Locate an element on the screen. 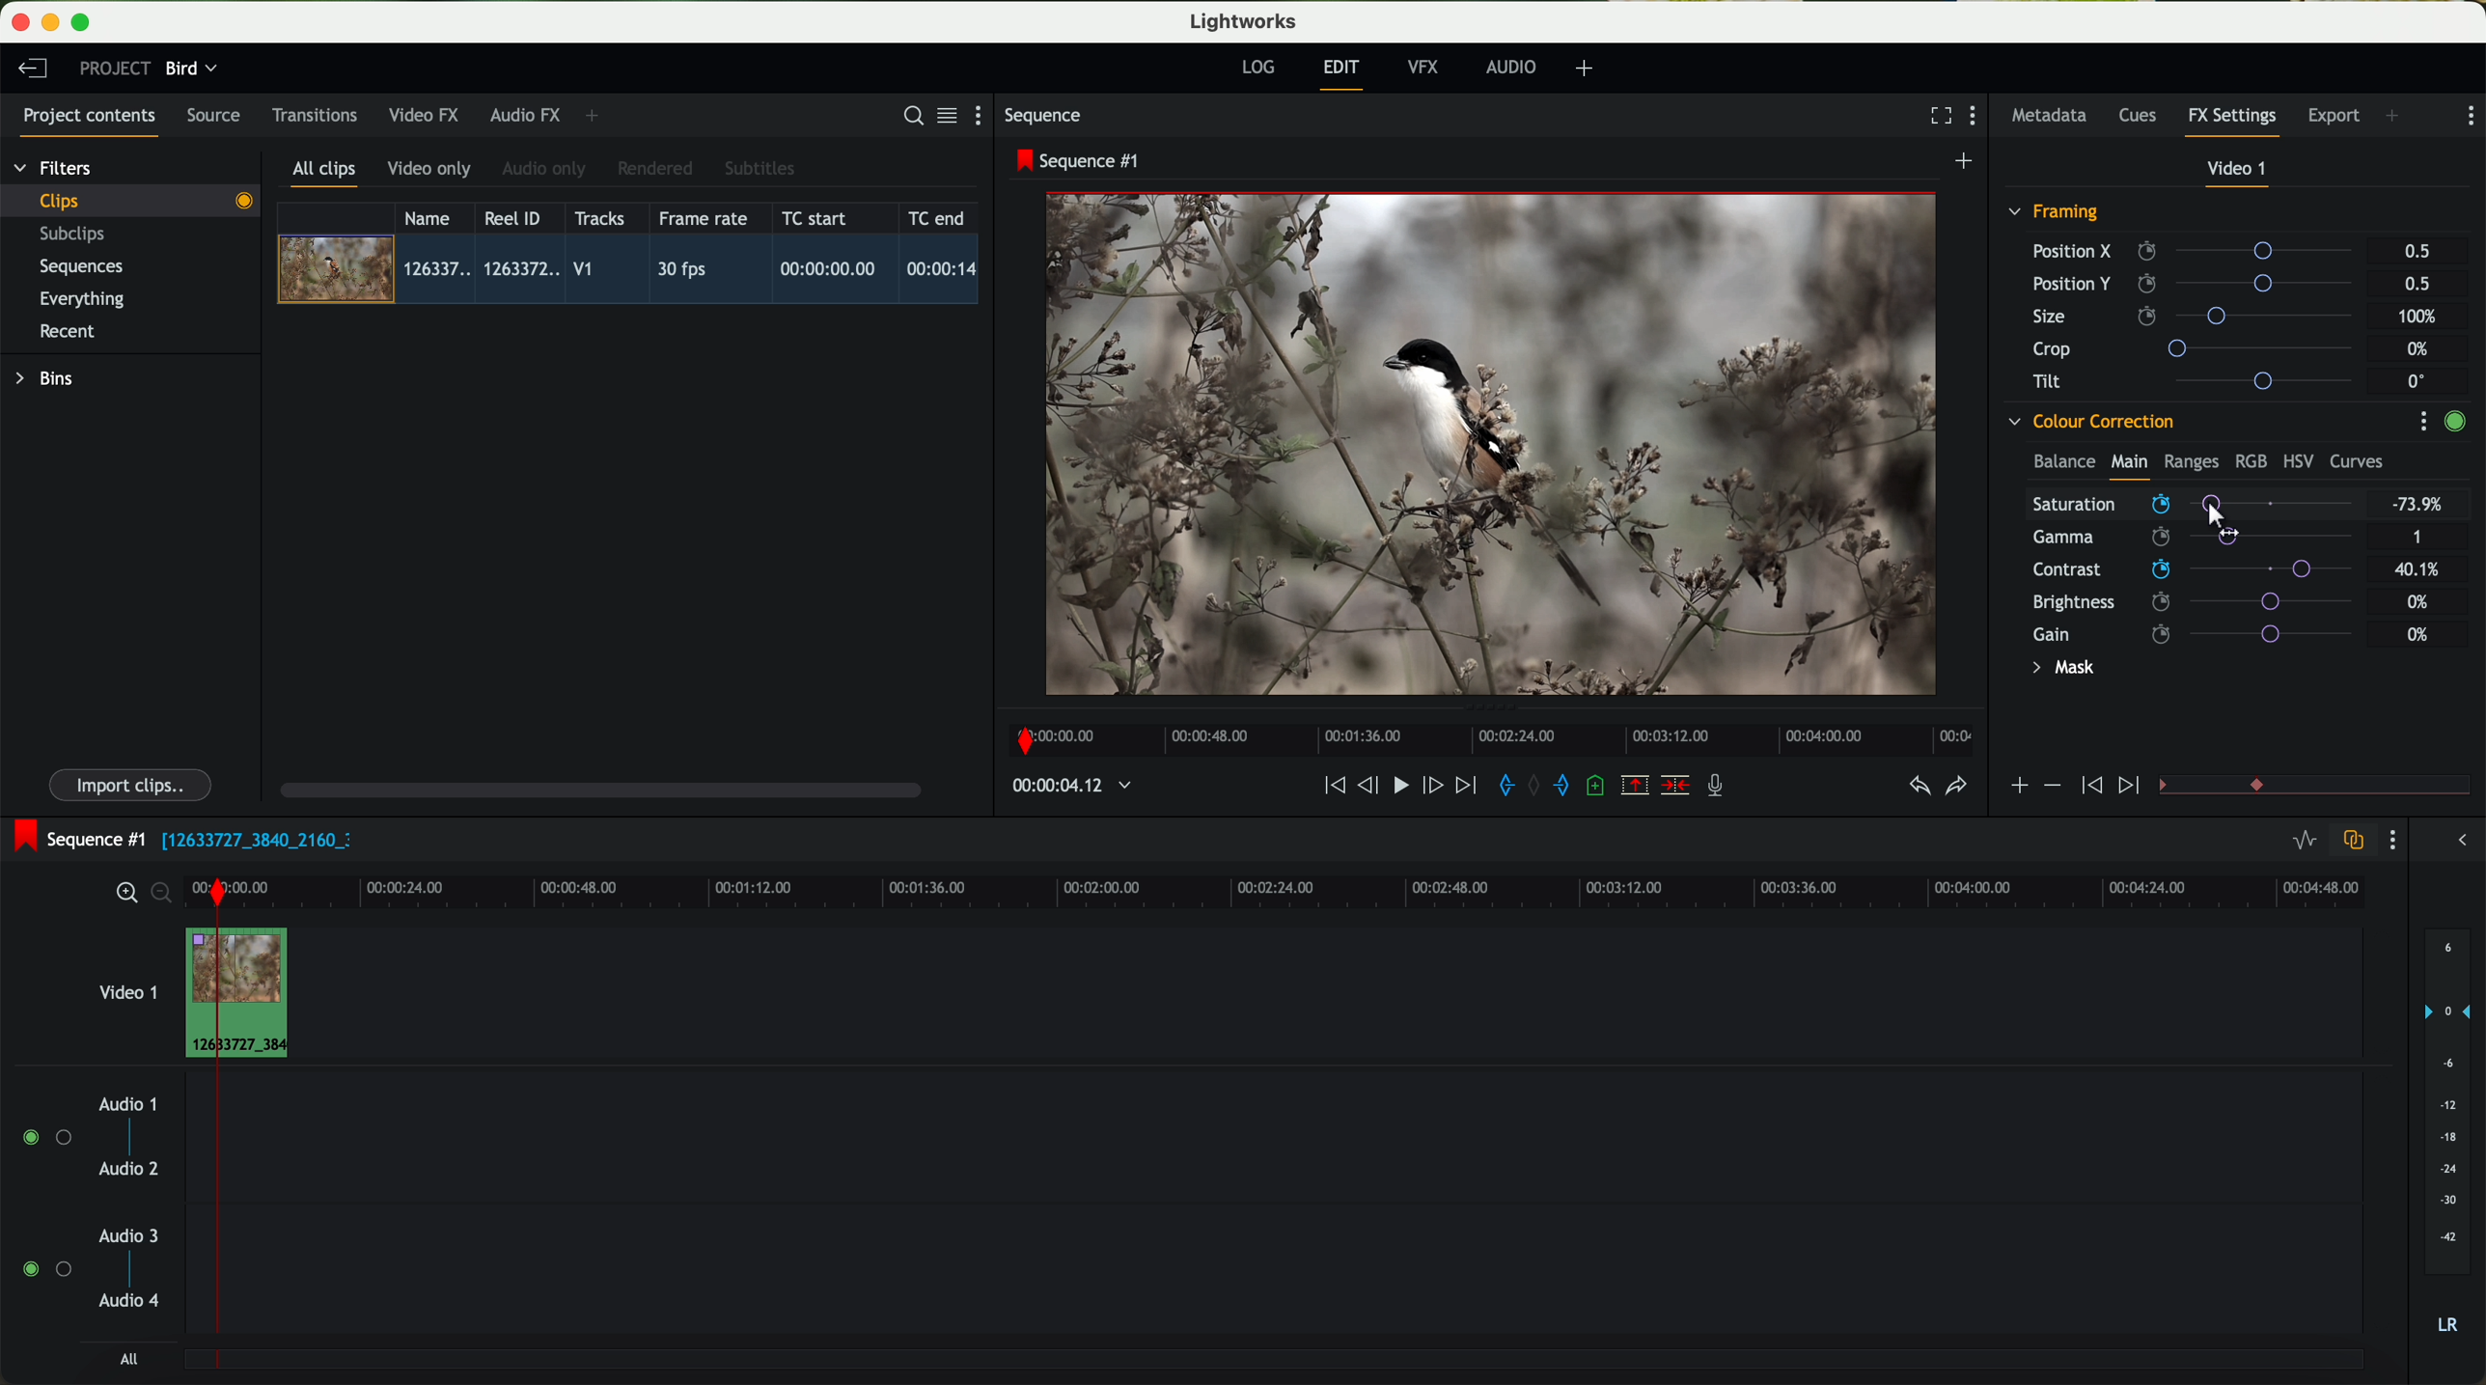  click on video is located at coordinates (634, 272).